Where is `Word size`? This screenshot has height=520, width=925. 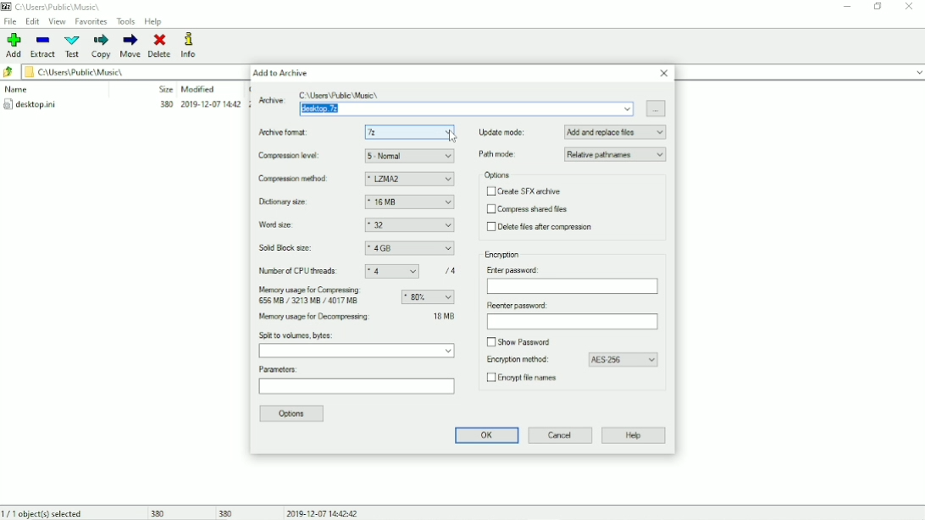
Word size is located at coordinates (357, 225).